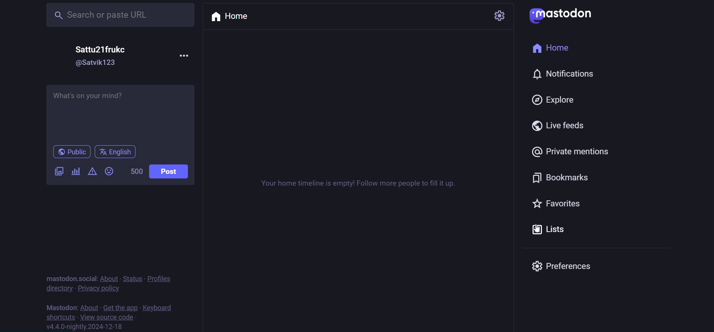 Image resolution: width=714 pixels, height=332 pixels. What do you see at coordinates (68, 152) in the screenshot?
I see `public` at bounding box center [68, 152].